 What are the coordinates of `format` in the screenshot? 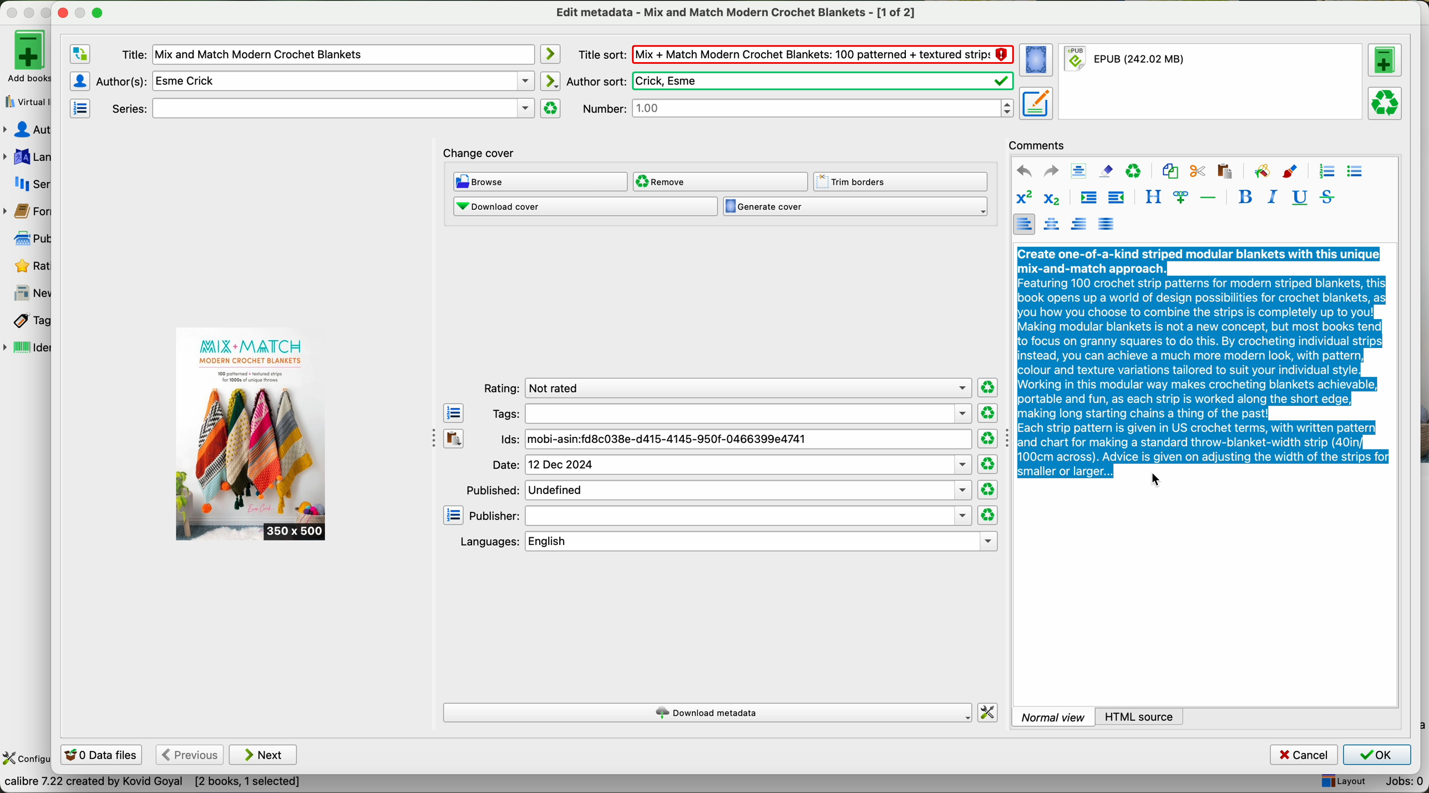 It's located at (1212, 82).